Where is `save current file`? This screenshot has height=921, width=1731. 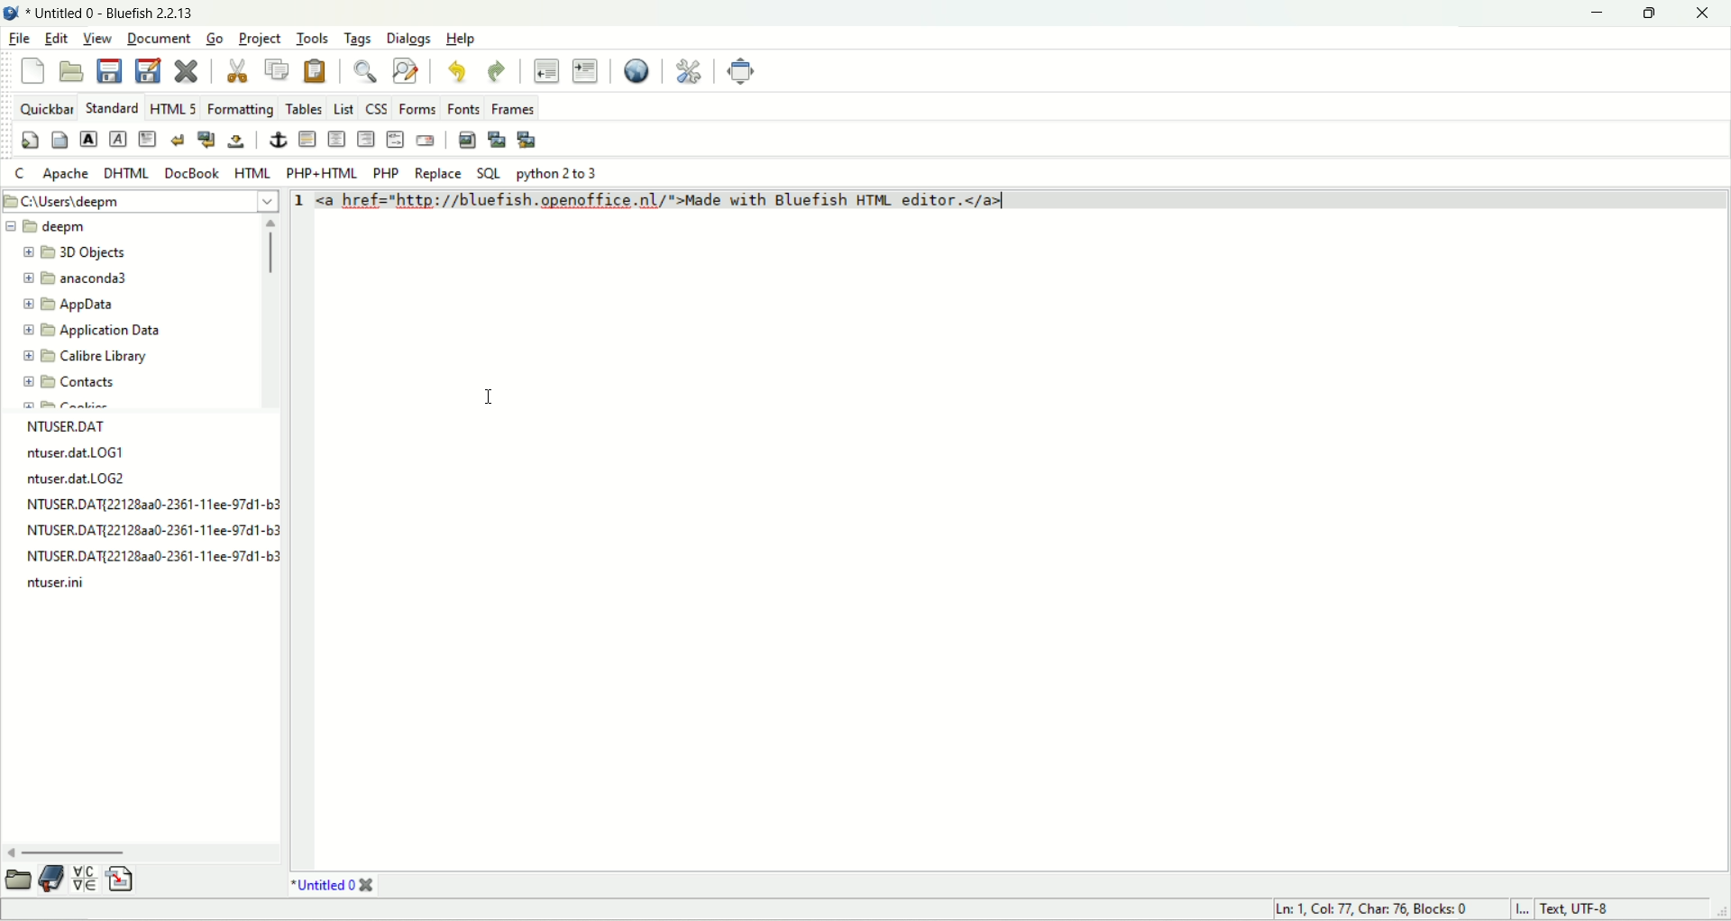 save current file is located at coordinates (109, 72).